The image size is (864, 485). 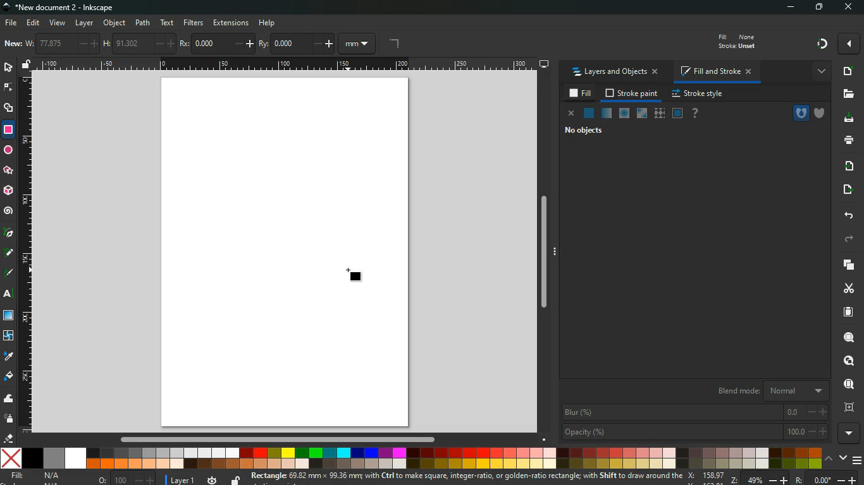 I want to click on spiral, so click(x=9, y=212).